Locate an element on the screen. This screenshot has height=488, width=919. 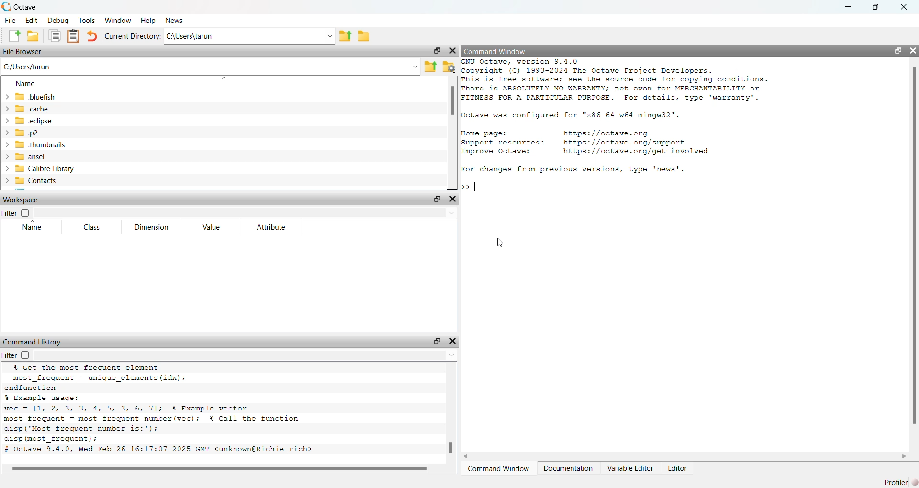
Hide Widget is located at coordinates (452, 199).